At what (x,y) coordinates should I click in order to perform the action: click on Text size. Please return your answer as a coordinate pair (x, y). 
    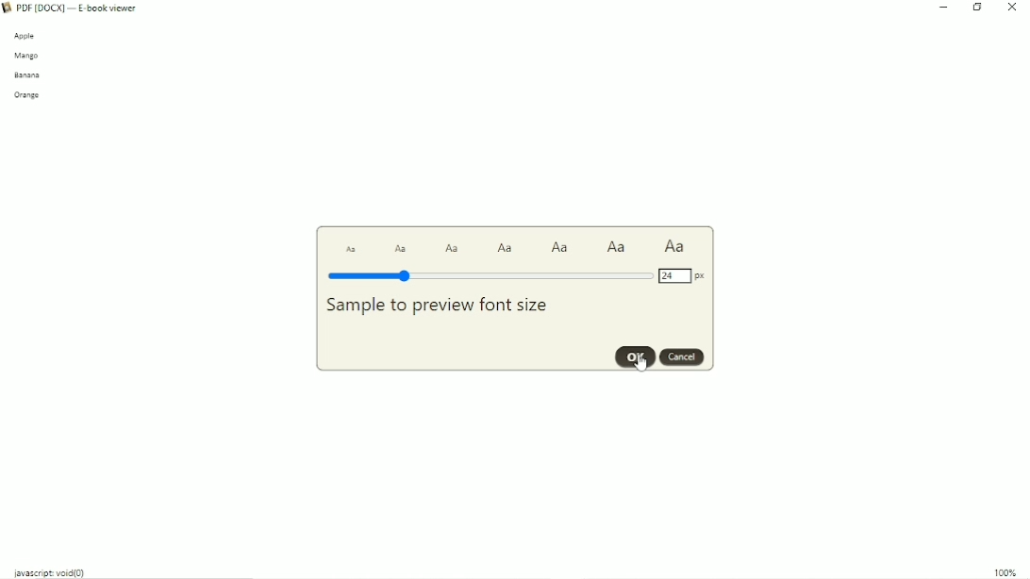
    Looking at the image, I should click on (674, 246).